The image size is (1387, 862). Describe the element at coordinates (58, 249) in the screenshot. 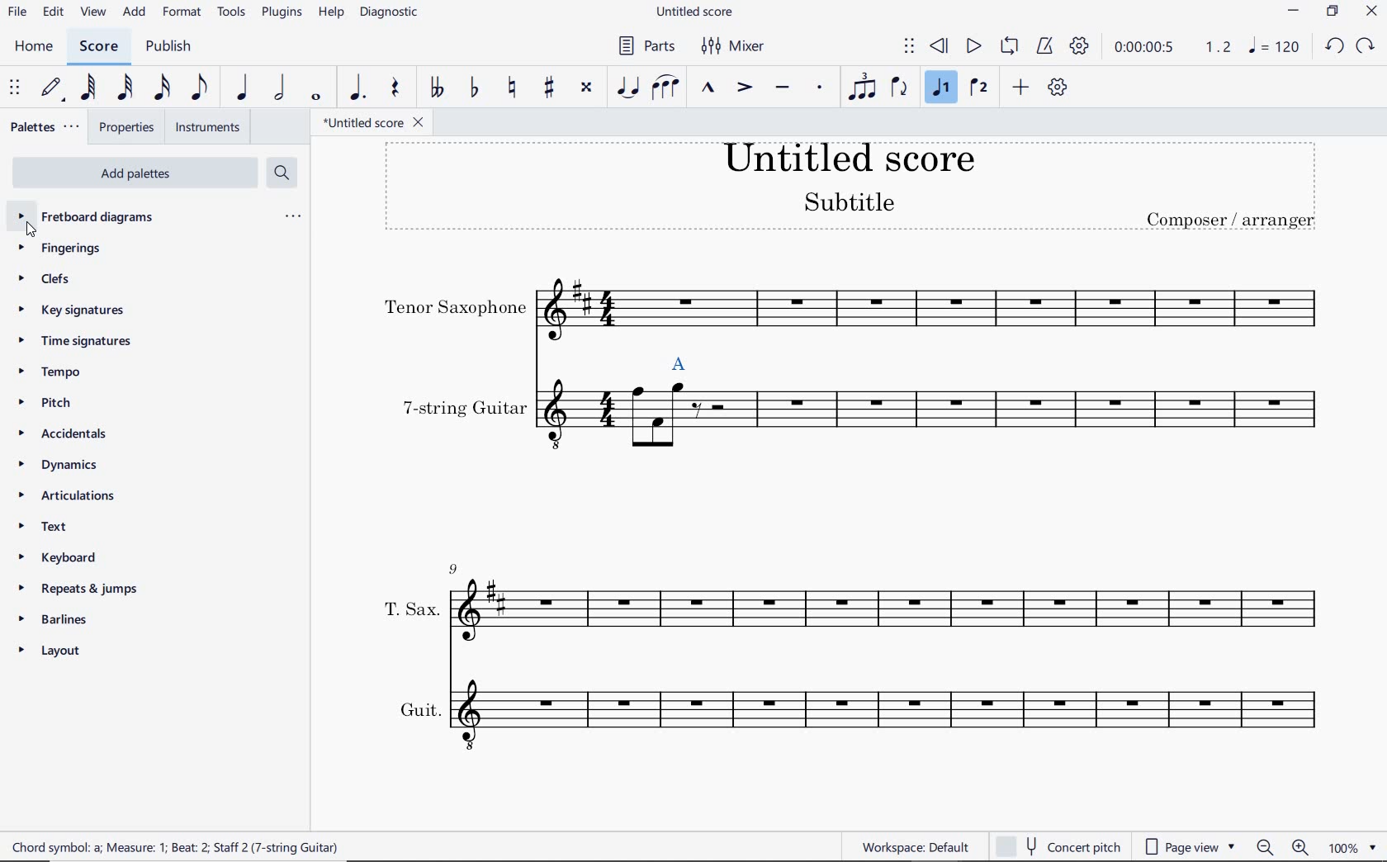

I see `FINGERINGS` at that location.